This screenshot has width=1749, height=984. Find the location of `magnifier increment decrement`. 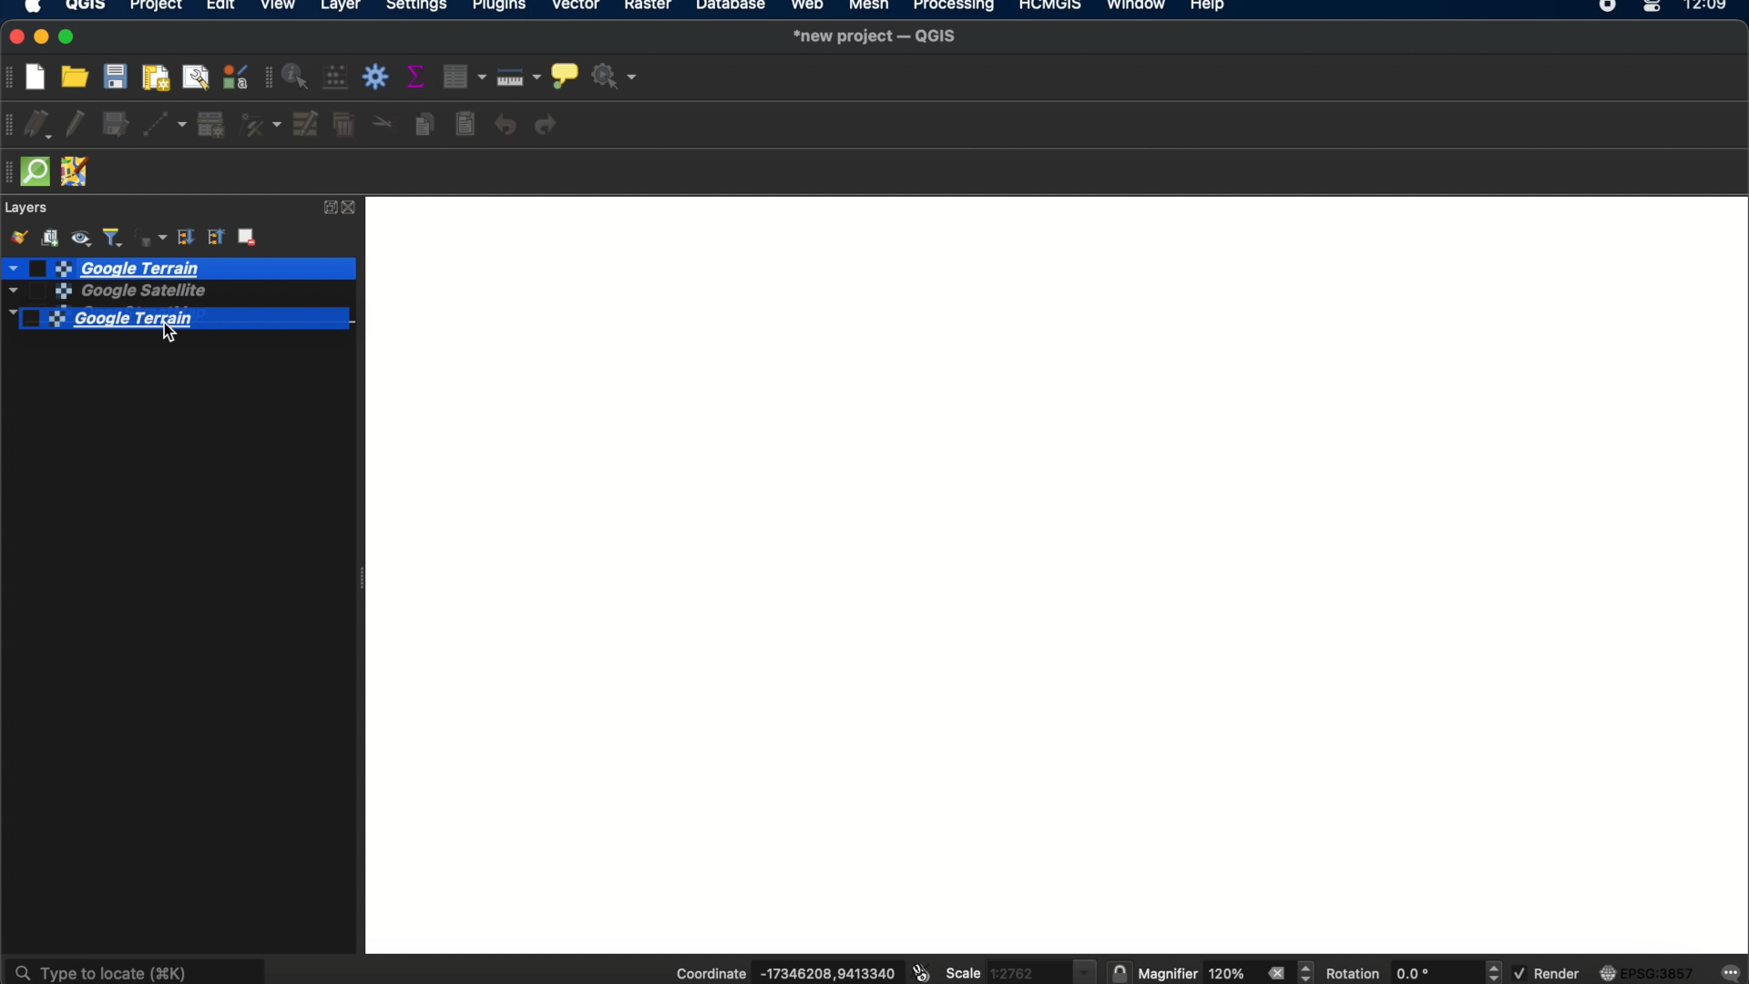

magnifier increment decrement is located at coordinates (1308, 971).